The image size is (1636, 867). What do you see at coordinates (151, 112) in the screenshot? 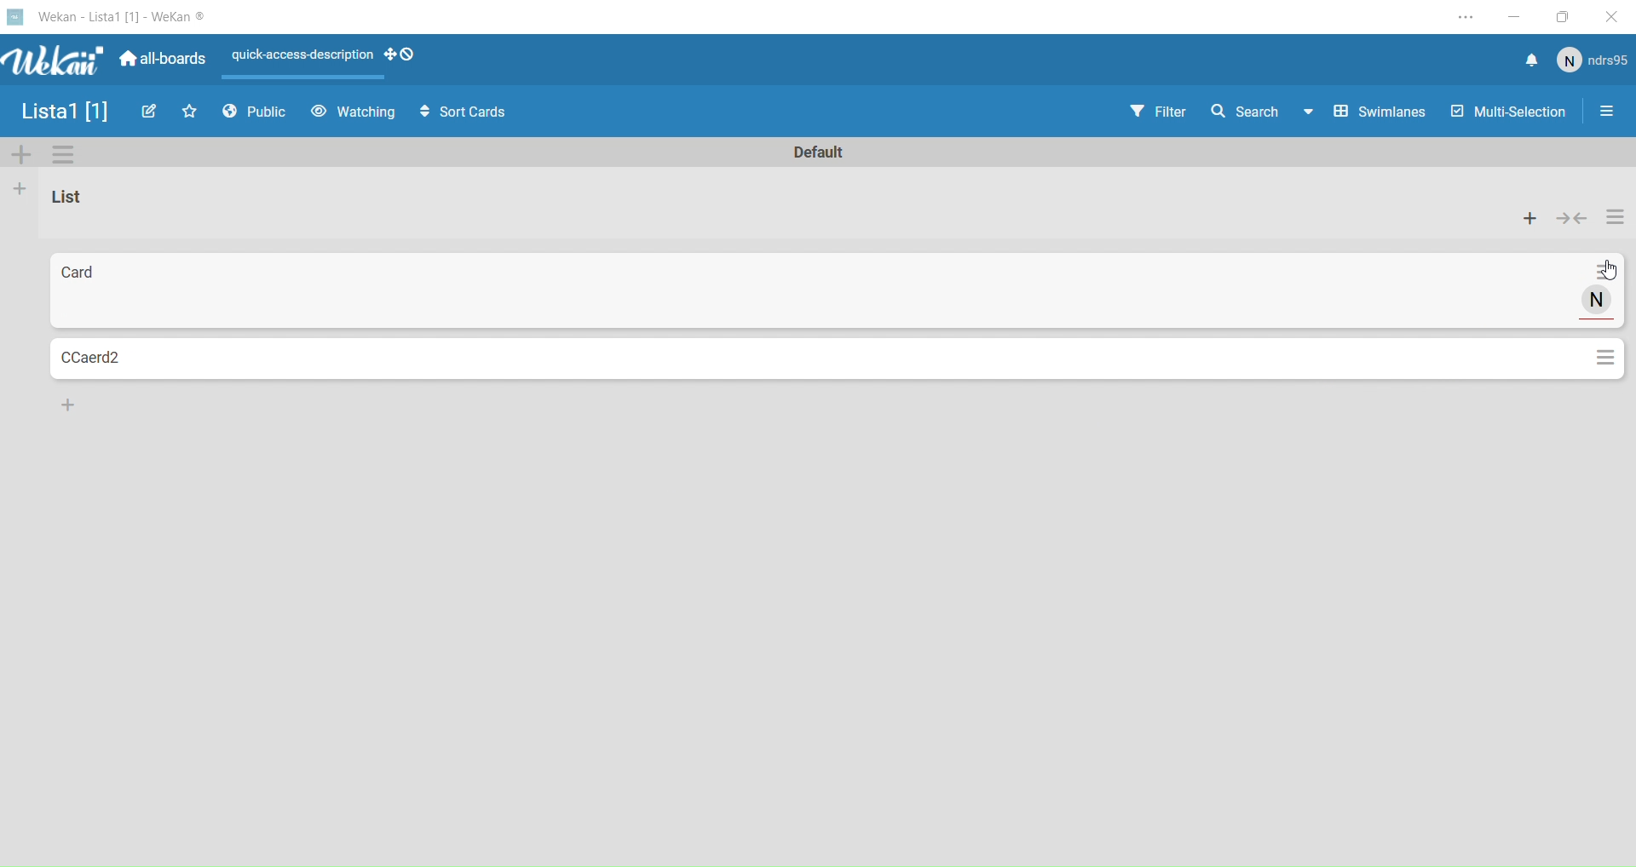
I see `Edit` at bounding box center [151, 112].